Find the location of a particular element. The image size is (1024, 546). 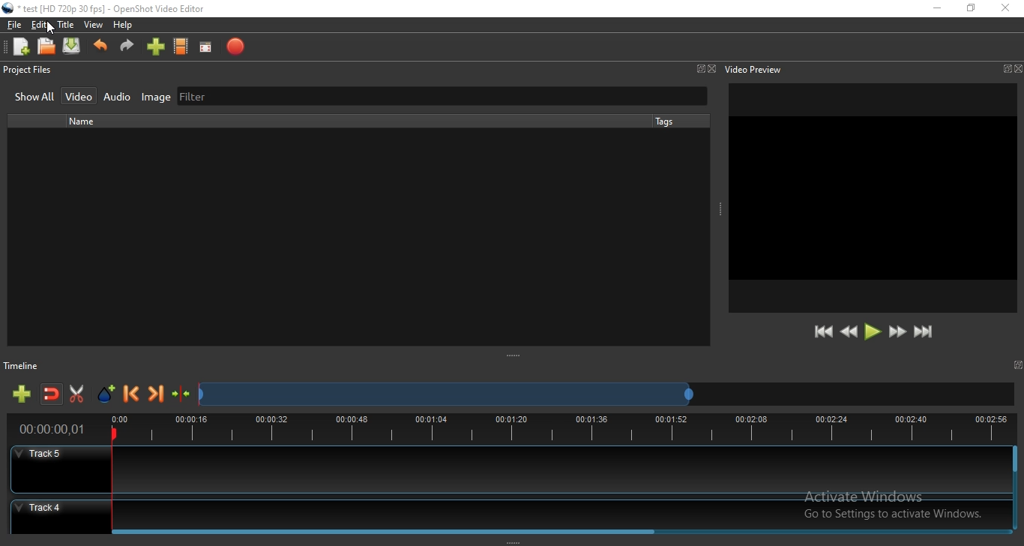

Previous marker is located at coordinates (132, 395).